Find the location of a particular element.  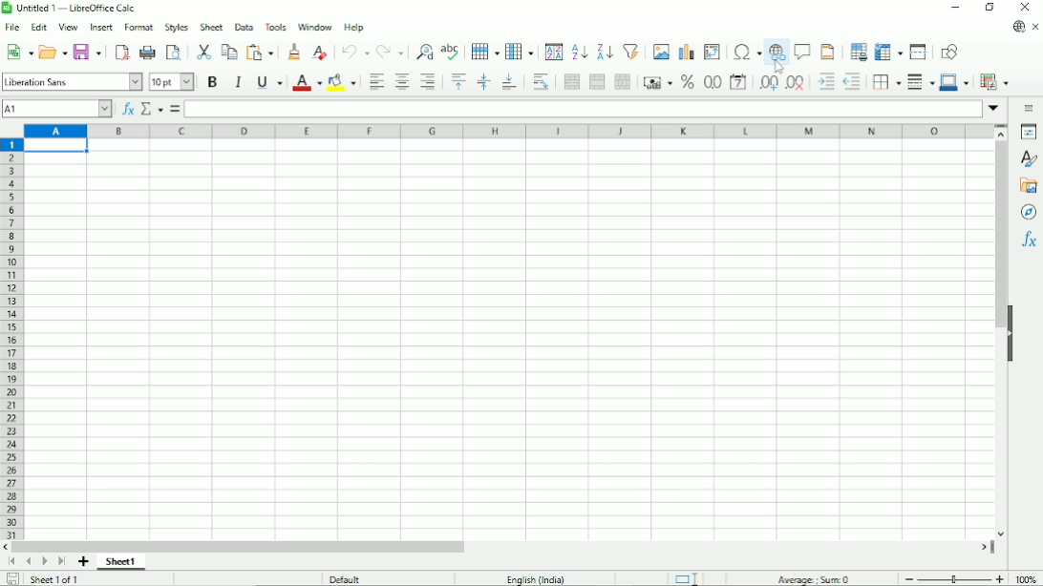

Format as currency is located at coordinates (657, 82).